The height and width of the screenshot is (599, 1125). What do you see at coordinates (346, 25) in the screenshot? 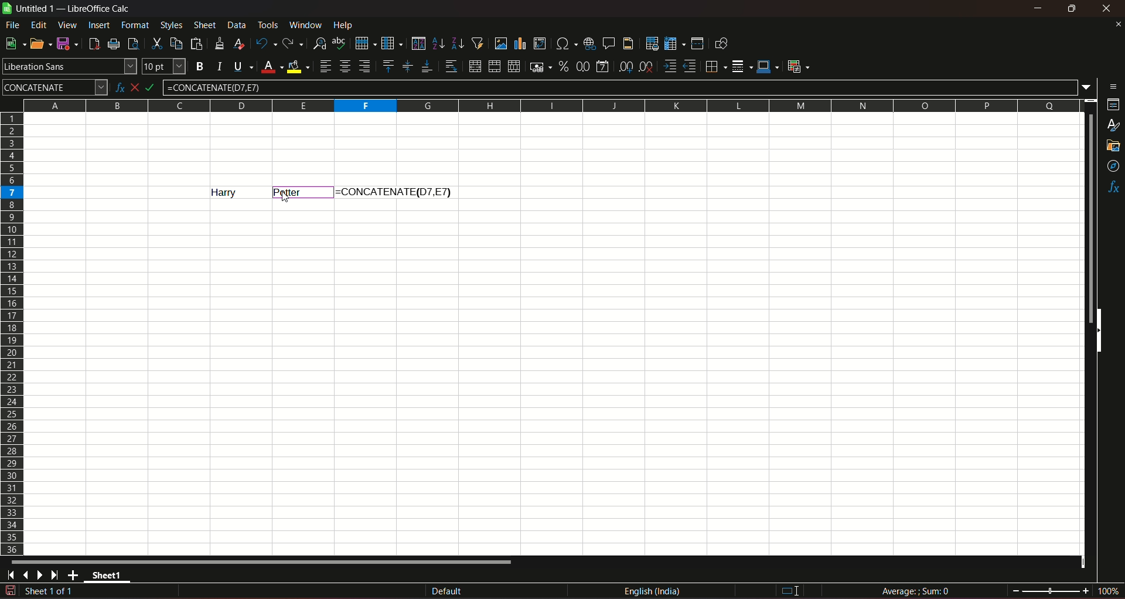
I see `help` at bounding box center [346, 25].